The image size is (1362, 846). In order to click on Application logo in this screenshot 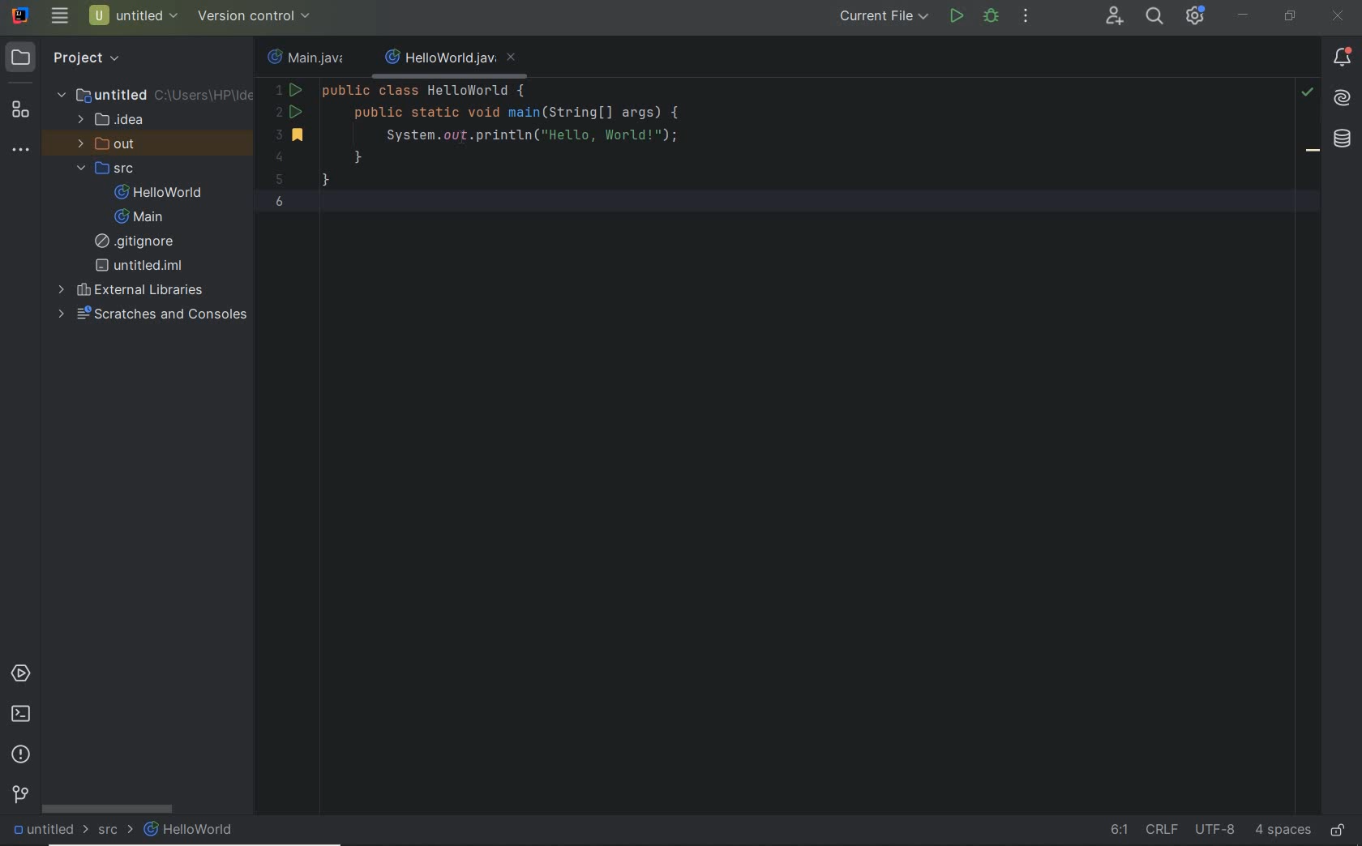, I will do `click(18, 14)`.